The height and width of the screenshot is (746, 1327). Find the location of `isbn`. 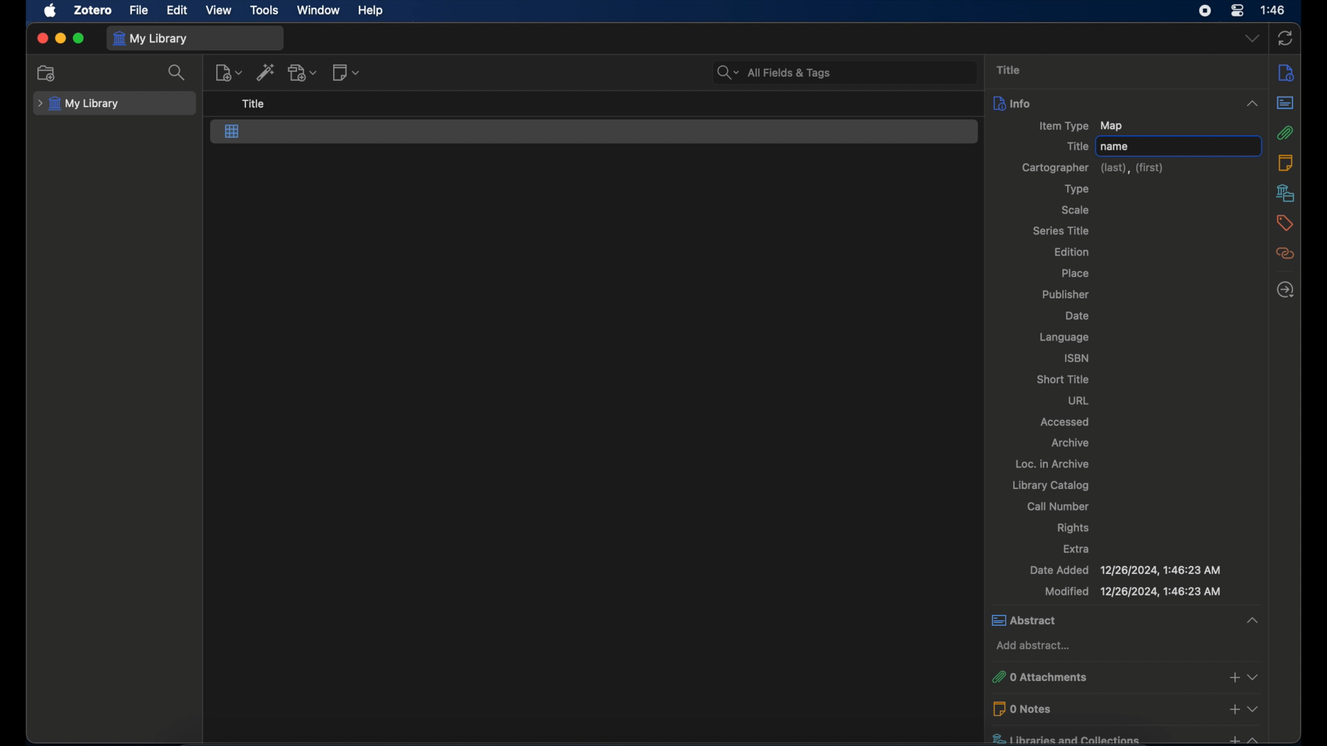

isbn is located at coordinates (1077, 358).